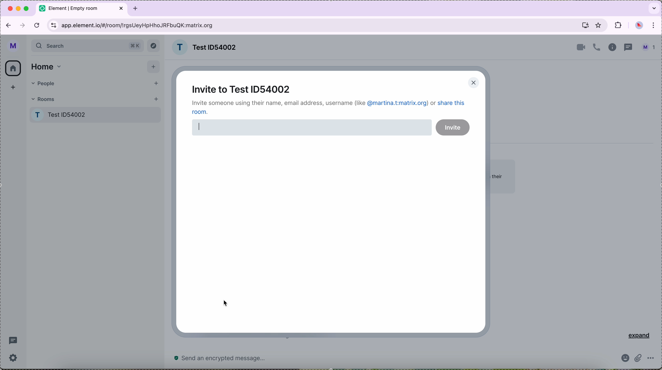  I want to click on tab, so click(136, 8).